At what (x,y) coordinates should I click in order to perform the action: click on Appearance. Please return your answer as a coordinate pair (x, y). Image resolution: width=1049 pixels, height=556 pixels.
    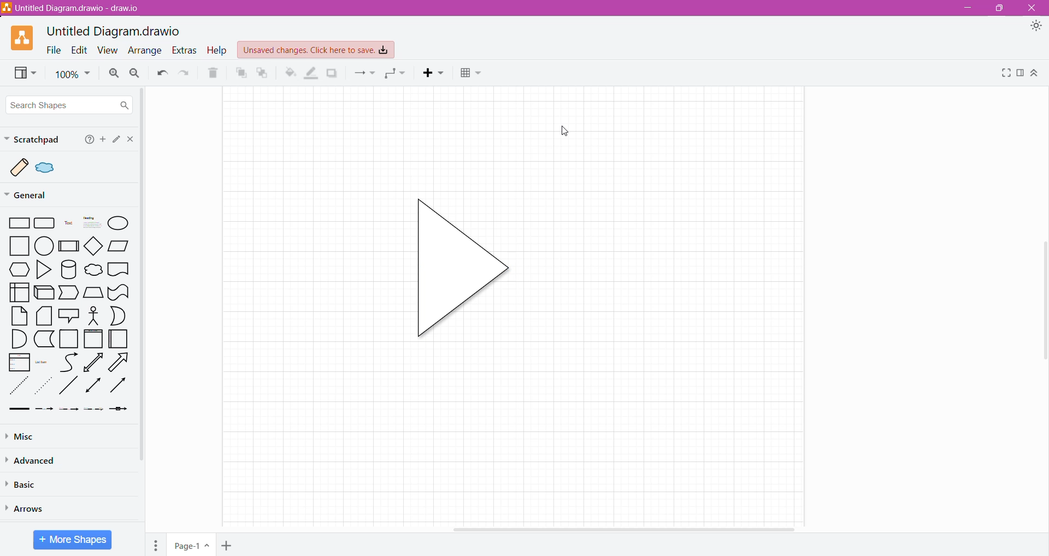
    Looking at the image, I should click on (1034, 27).